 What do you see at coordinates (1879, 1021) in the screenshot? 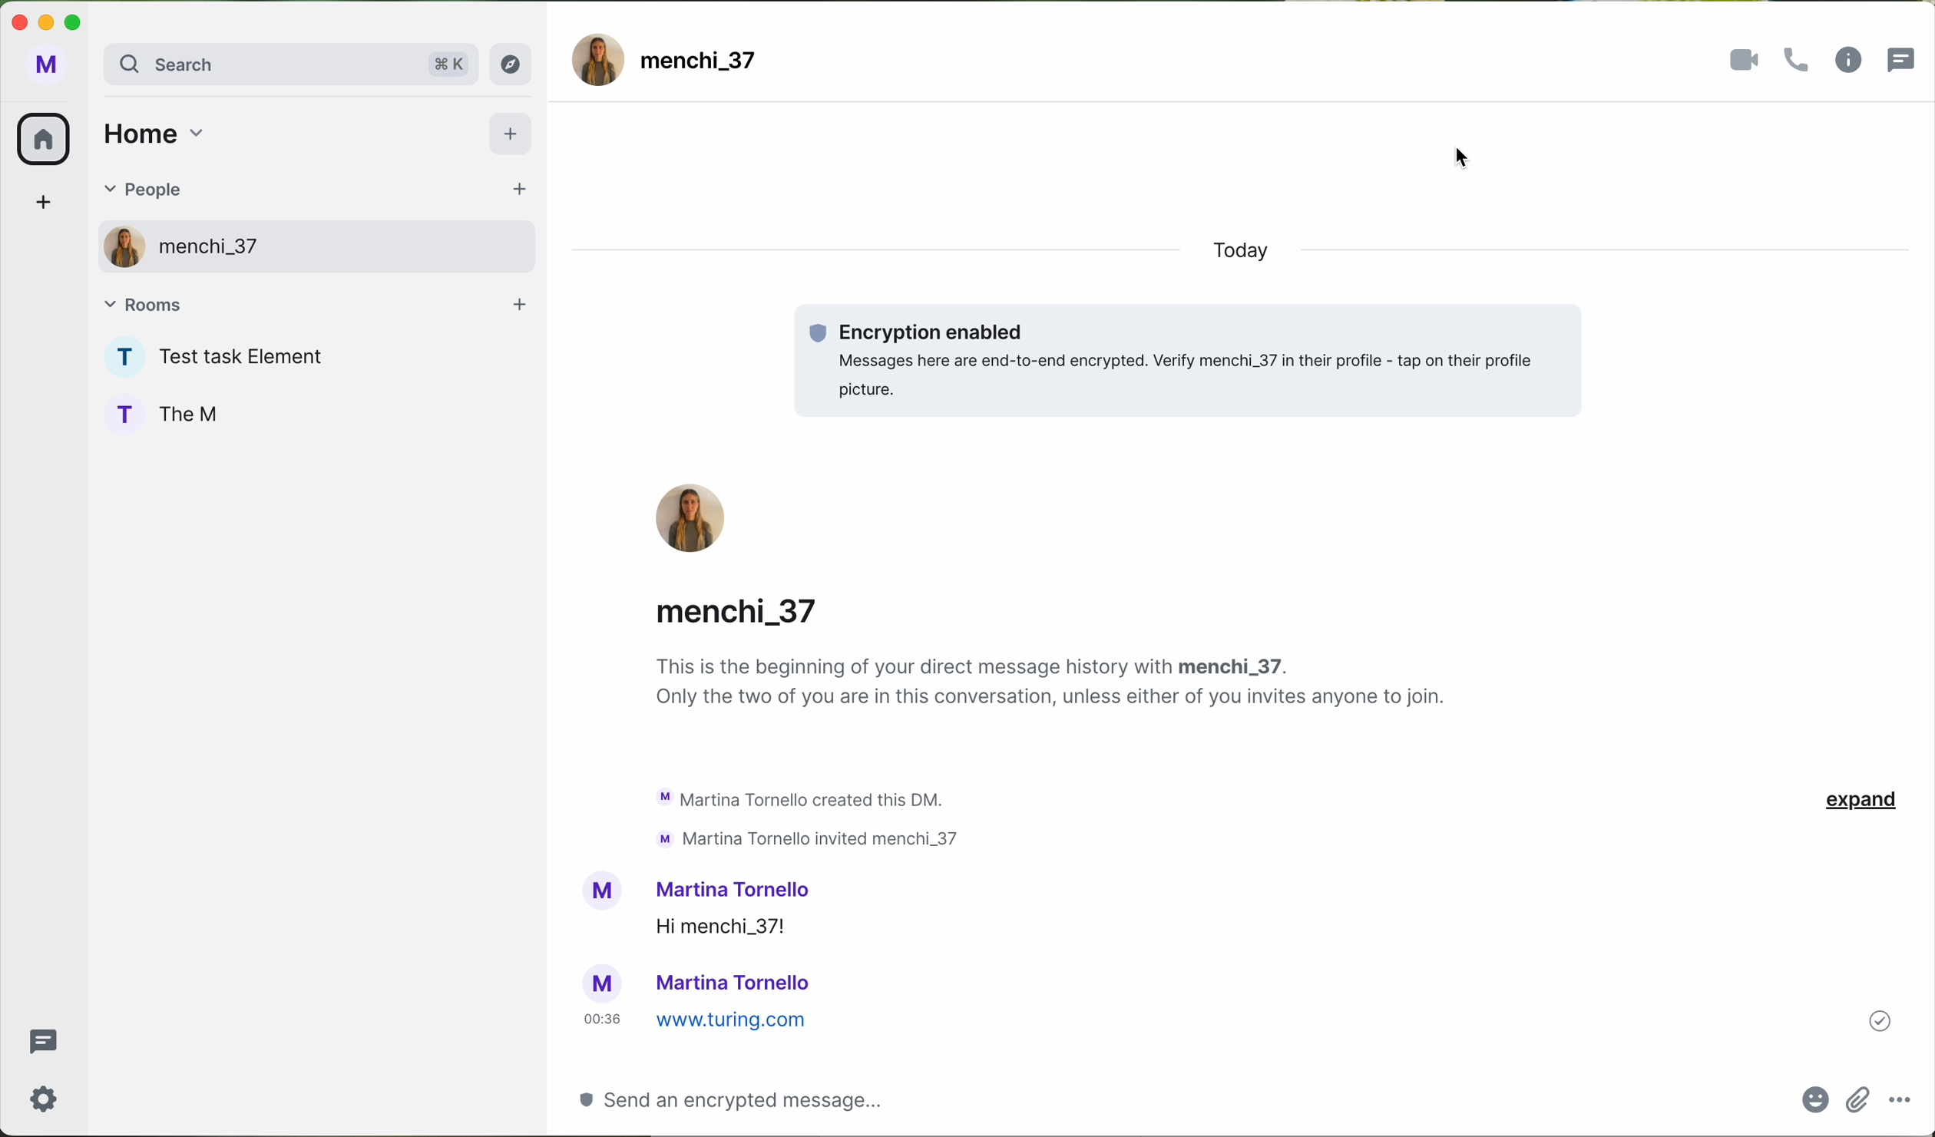
I see `sent` at bounding box center [1879, 1021].